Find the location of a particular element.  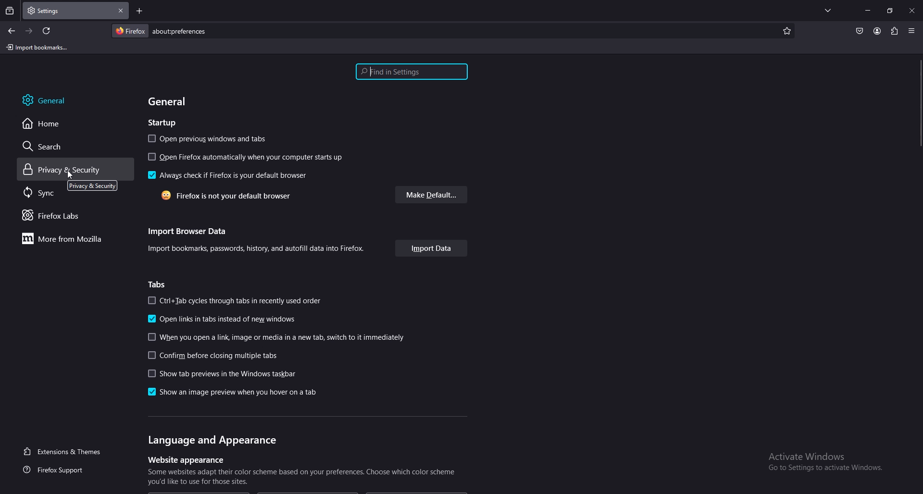

startup is located at coordinates (165, 122).